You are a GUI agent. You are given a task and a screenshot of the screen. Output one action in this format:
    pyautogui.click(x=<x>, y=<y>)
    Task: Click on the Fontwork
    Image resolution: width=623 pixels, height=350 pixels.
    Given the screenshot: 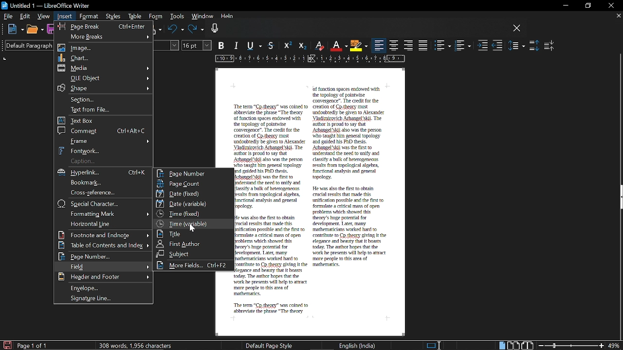 What is the action you would take?
    pyautogui.click(x=105, y=150)
    